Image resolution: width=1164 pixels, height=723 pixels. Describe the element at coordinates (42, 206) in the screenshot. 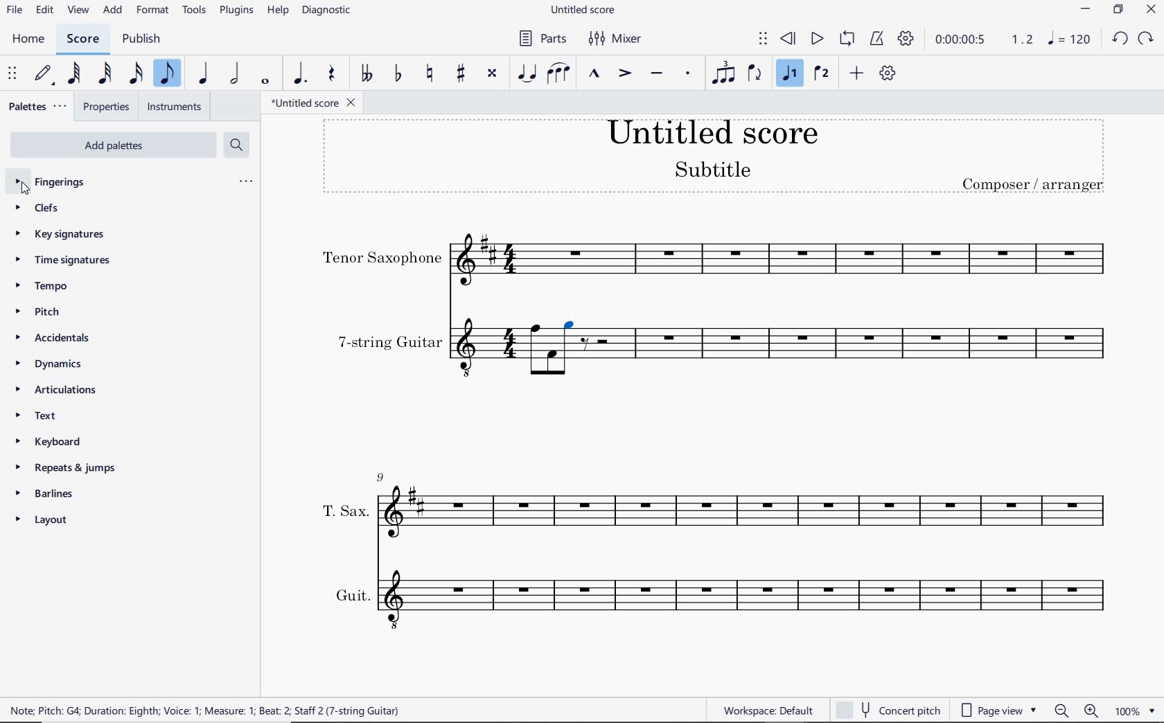

I see `CLEFS` at that location.